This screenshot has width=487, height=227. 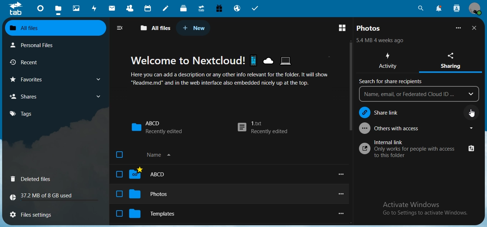 I want to click on photos, so click(x=77, y=9).